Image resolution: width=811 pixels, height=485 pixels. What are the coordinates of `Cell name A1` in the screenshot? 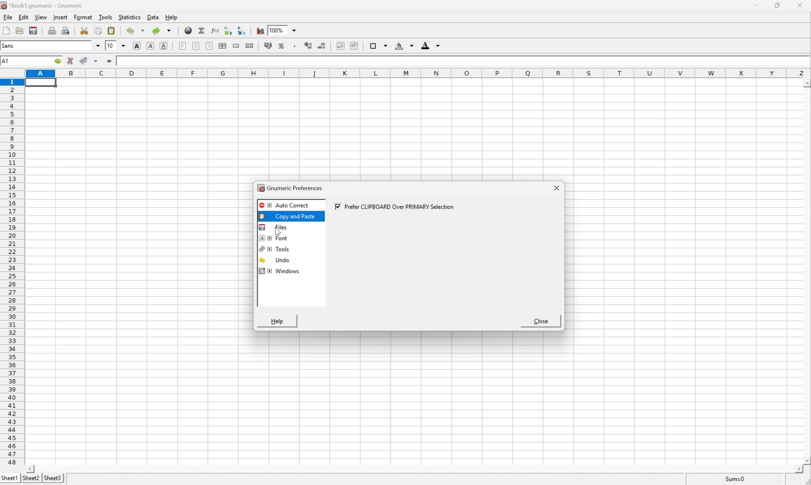 It's located at (22, 61).